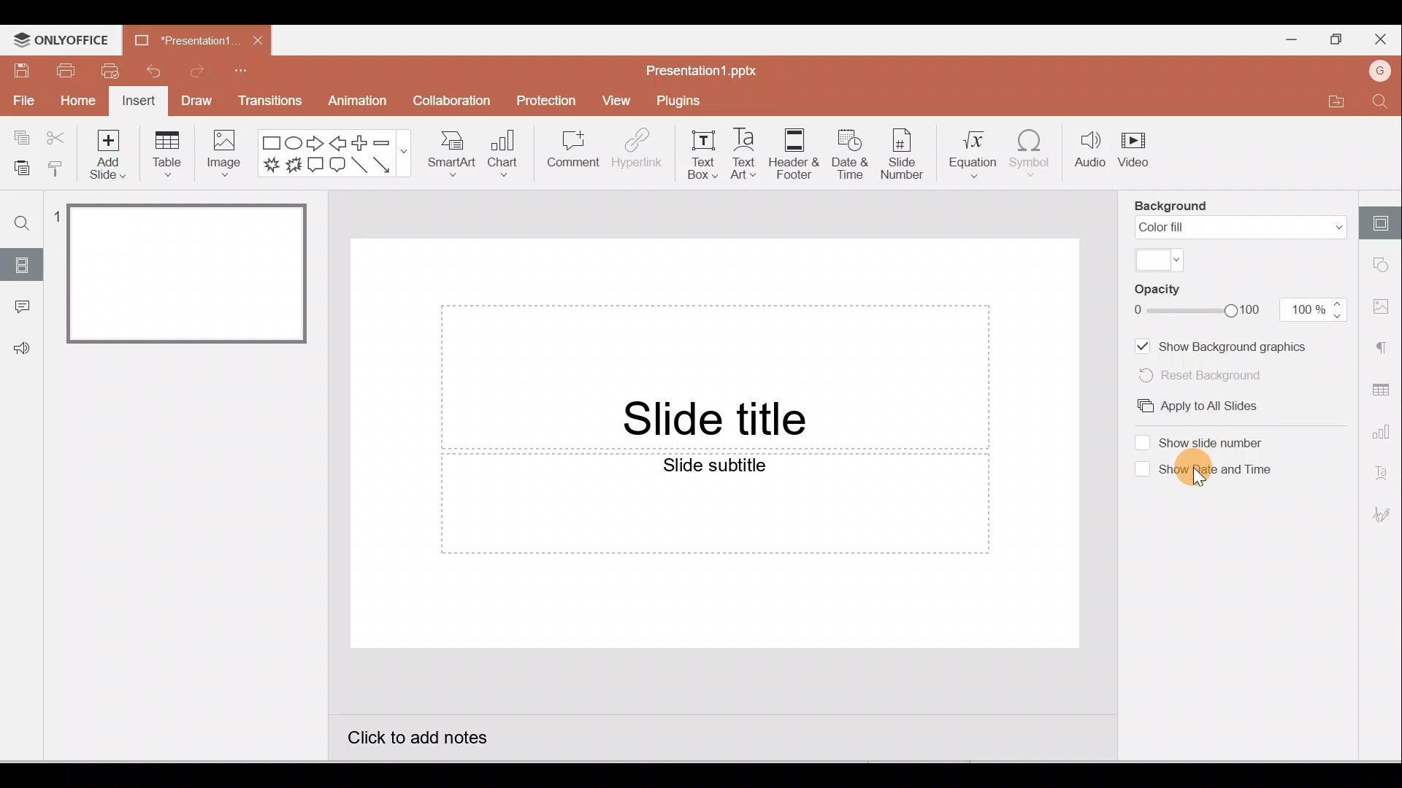 The image size is (1402, 788). Describe the element at coordinates (18, 69) in the screenshot. I see `Save` at that location.